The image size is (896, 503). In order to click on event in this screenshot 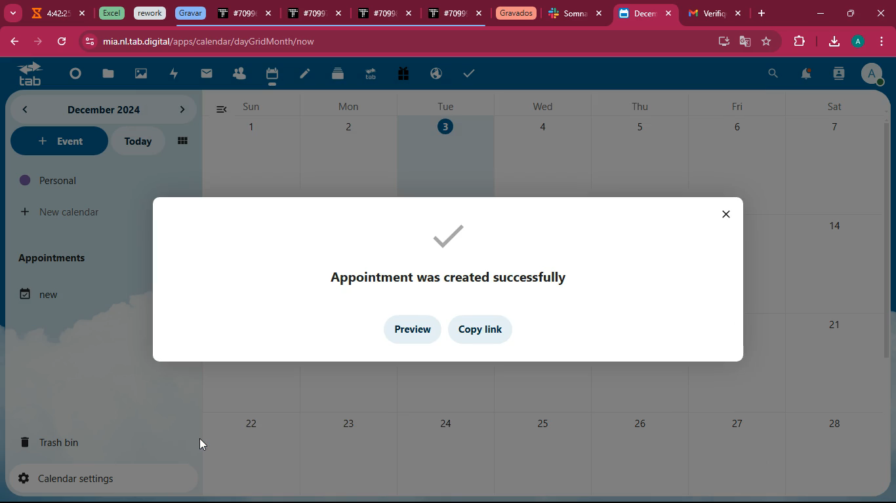, I will do `click(58, 141)`.